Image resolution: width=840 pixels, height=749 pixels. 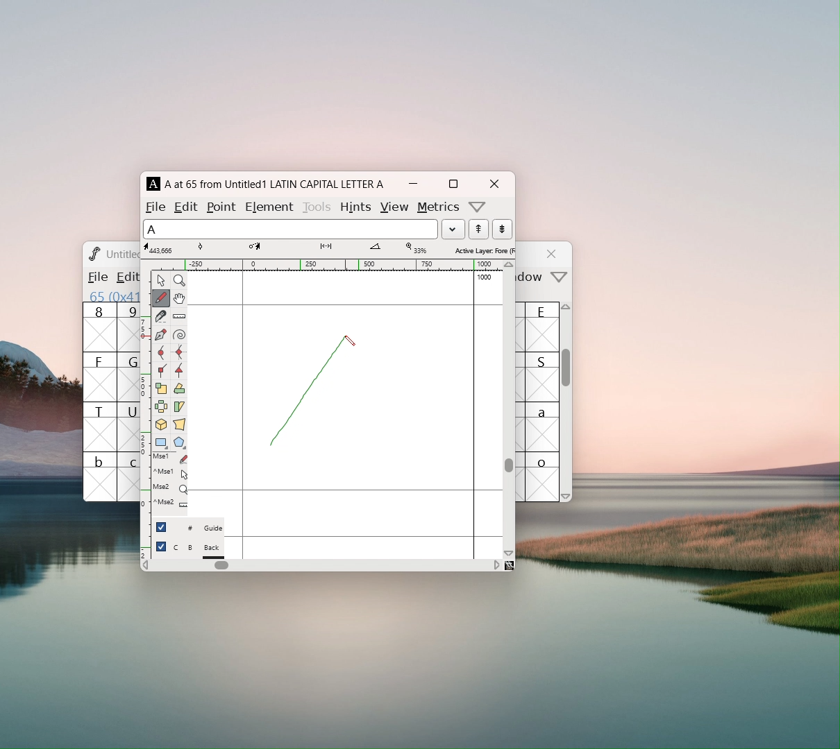 What do you see at coordinates (478, 230) in the screenshot?
I see `show the next word in the wordlist` at bounding box center [478, 230].